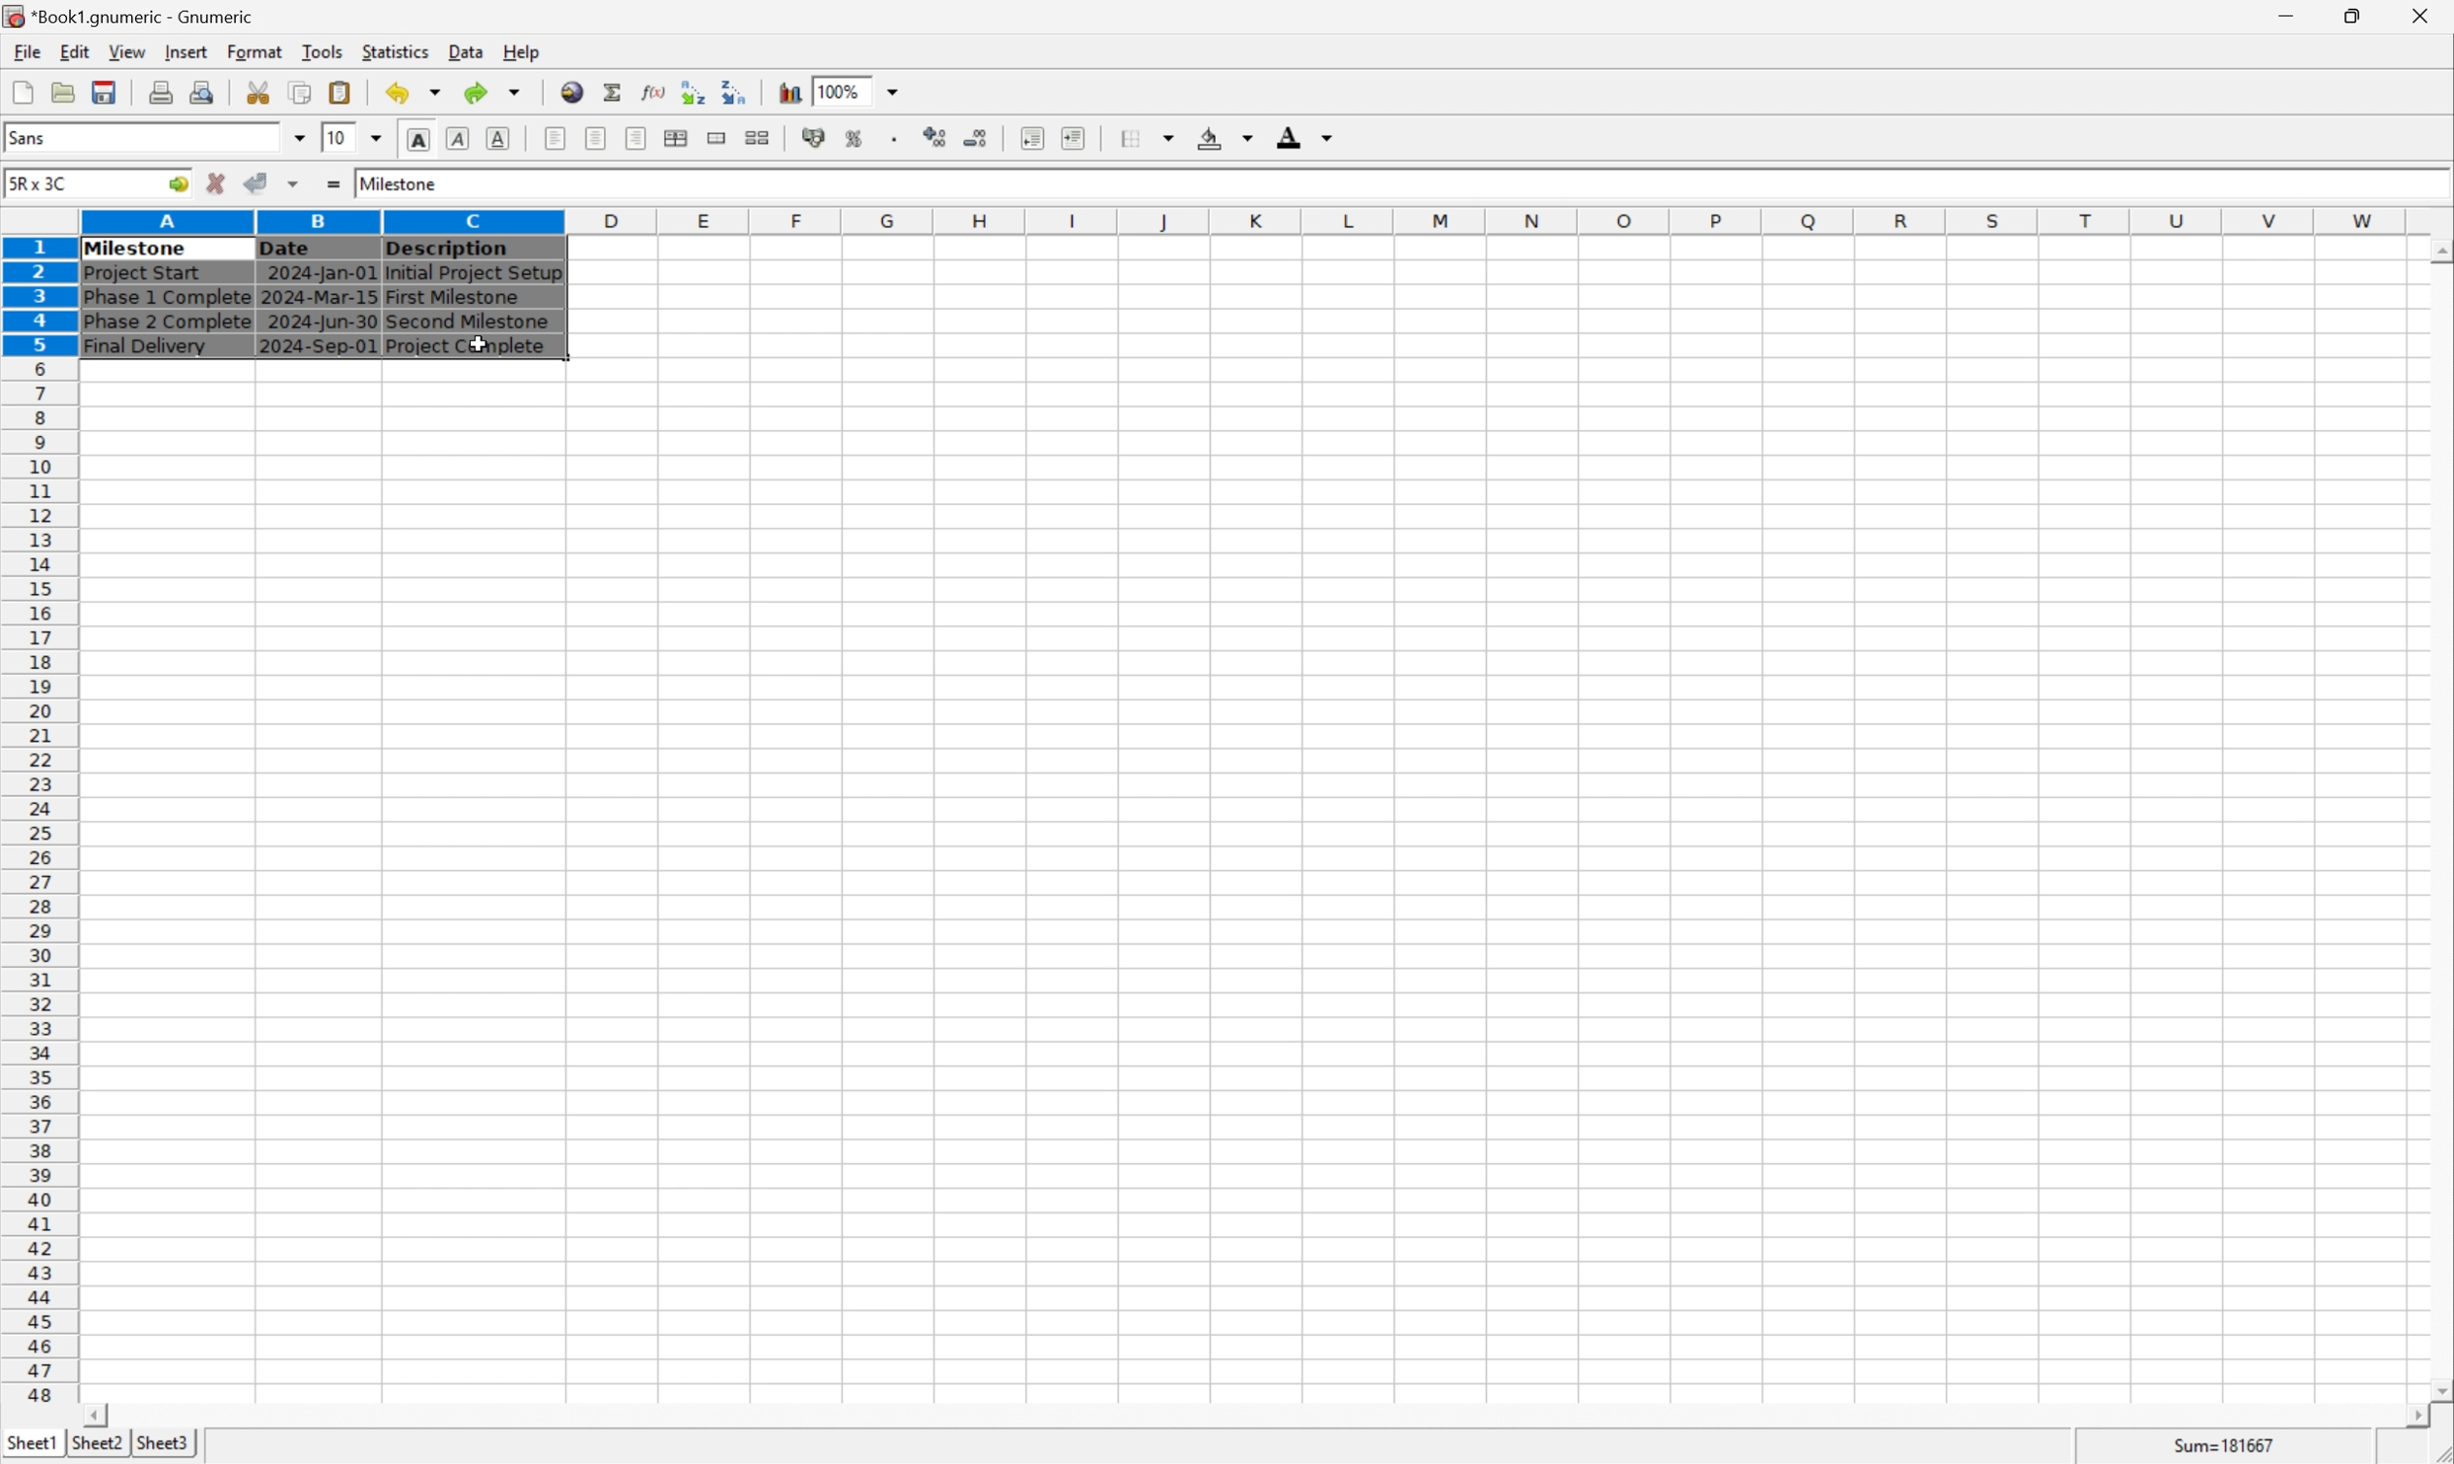 This screenshot has height=1464, width=2454. What do you see at coordinates (1247, 220) in the screenshot?
I see `column names` at bounding box center [1247, 220].